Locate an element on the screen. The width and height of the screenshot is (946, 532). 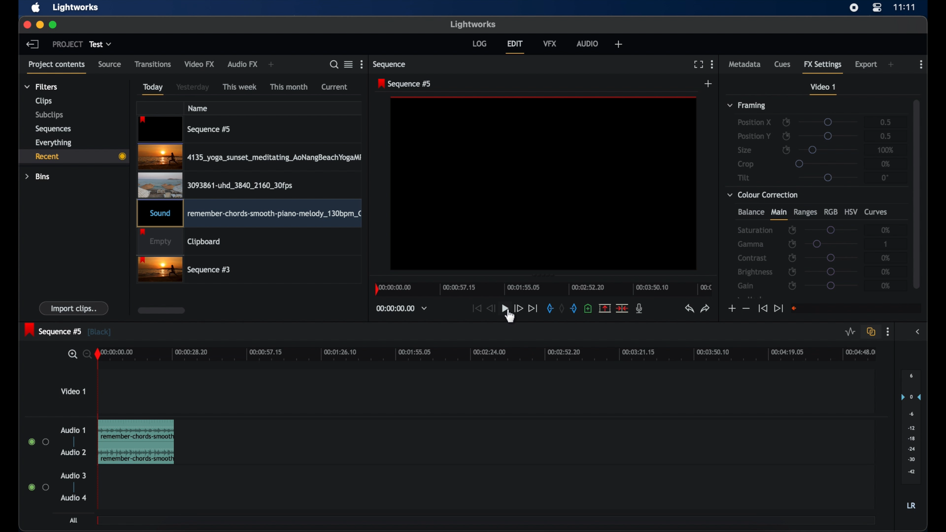
0% is located at coordinates (886, 229).